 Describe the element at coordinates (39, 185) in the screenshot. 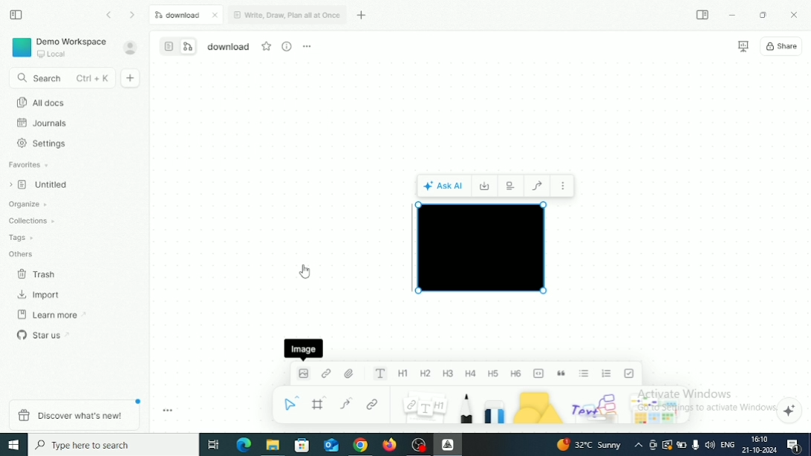

I see `Untitled` at that location.